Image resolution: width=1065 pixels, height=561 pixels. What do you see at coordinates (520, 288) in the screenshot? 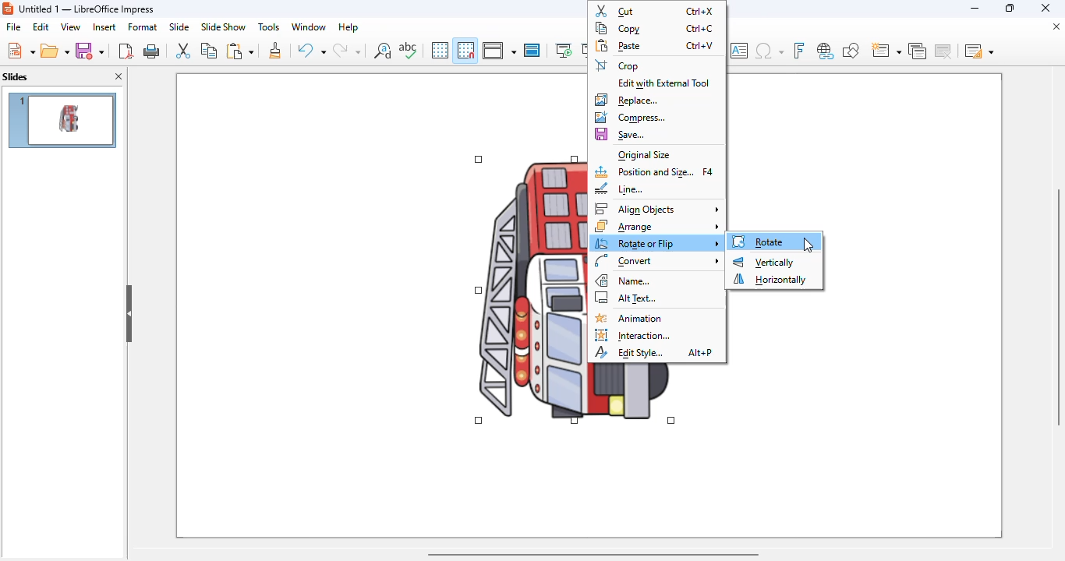
I see `image` at bounding box center [520, 288].